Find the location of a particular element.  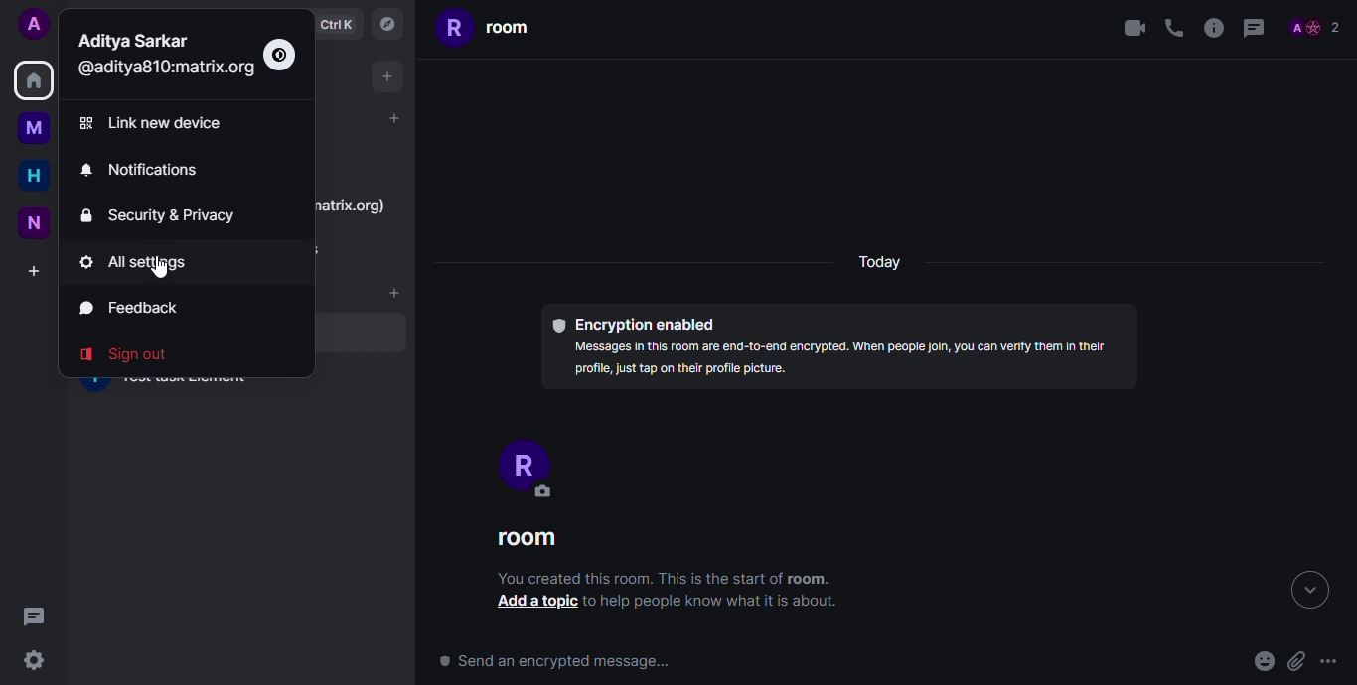

today is located at coordinates (882, 259).